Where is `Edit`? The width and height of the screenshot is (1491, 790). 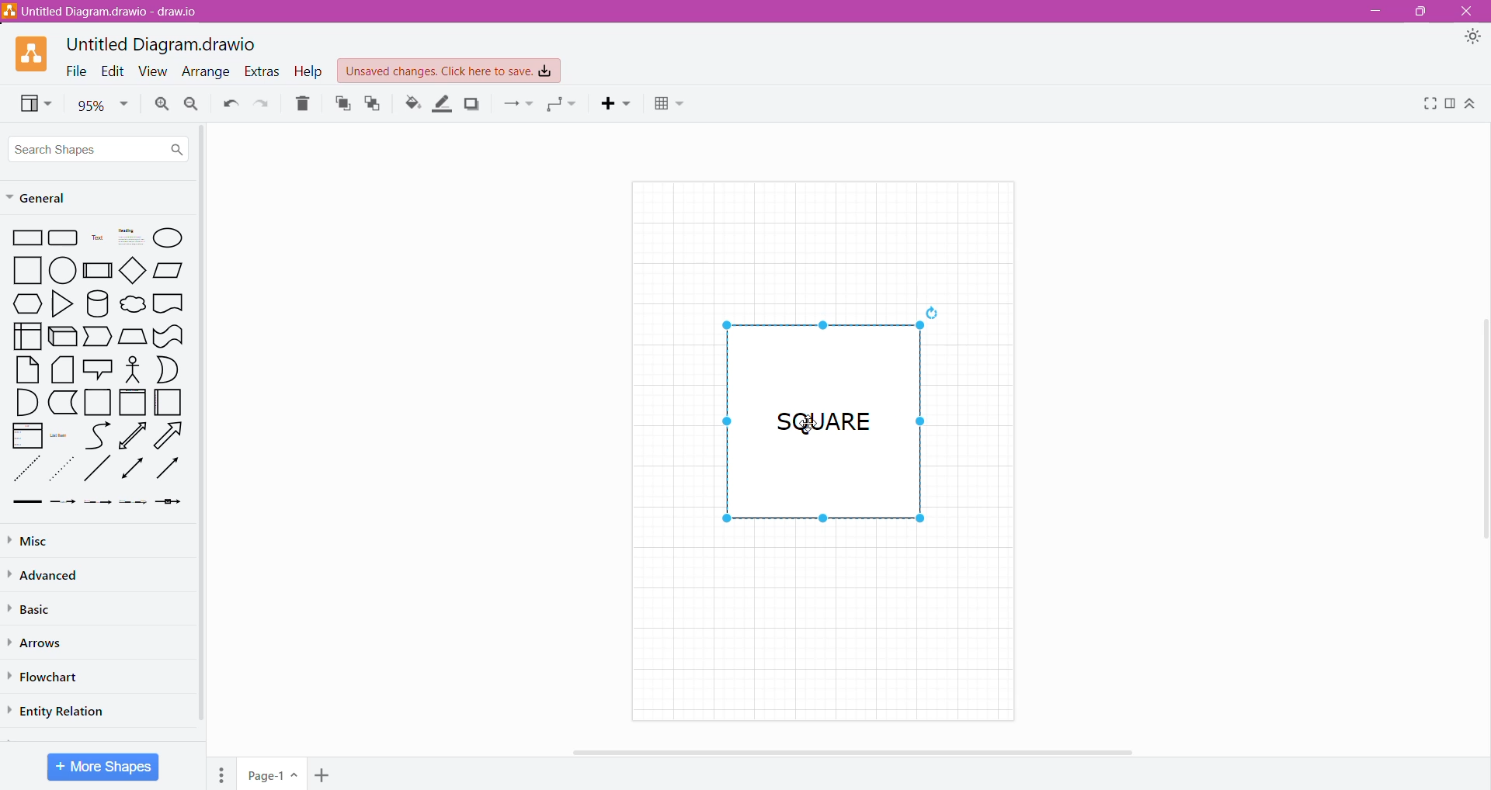
Edit is located at coordinates (116, 71).